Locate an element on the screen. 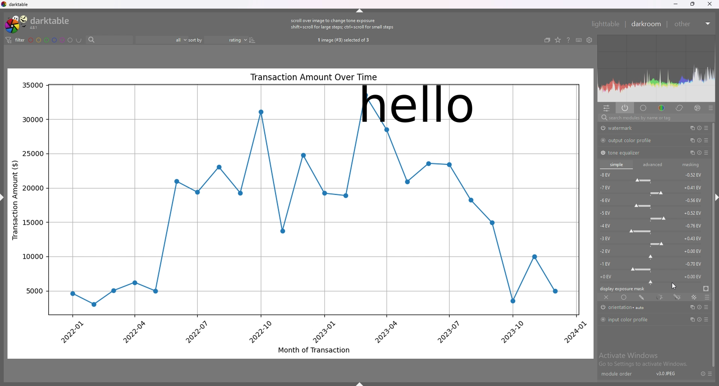 The height and width of the screenshot is (386, 719). 20000 is located at coordinates (33, 188).